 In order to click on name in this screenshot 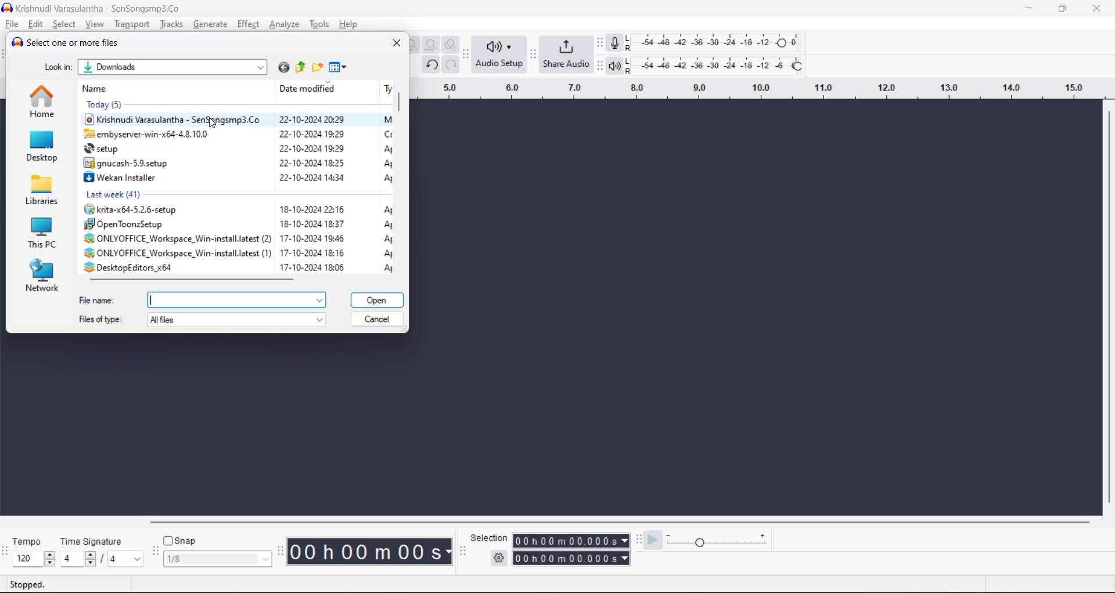, I will do `click(98, 88)`.